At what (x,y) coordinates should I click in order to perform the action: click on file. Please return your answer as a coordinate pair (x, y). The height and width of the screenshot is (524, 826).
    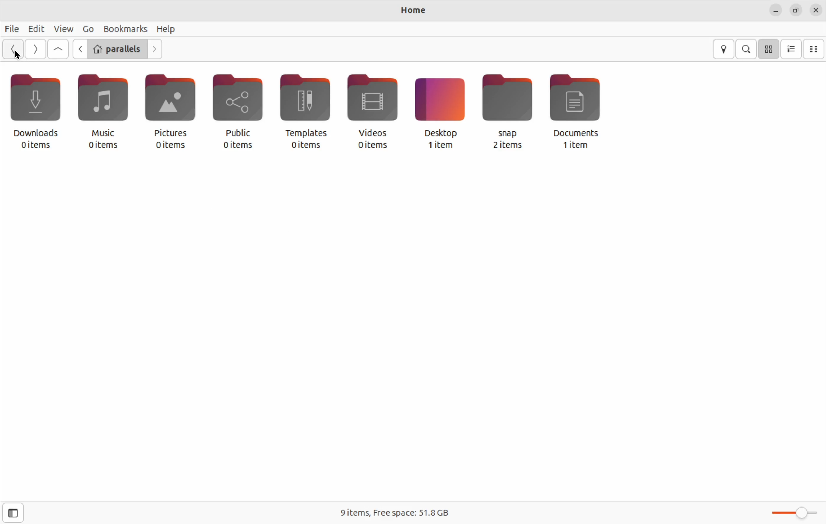
    Looking at the image, I should click on (13, 28).